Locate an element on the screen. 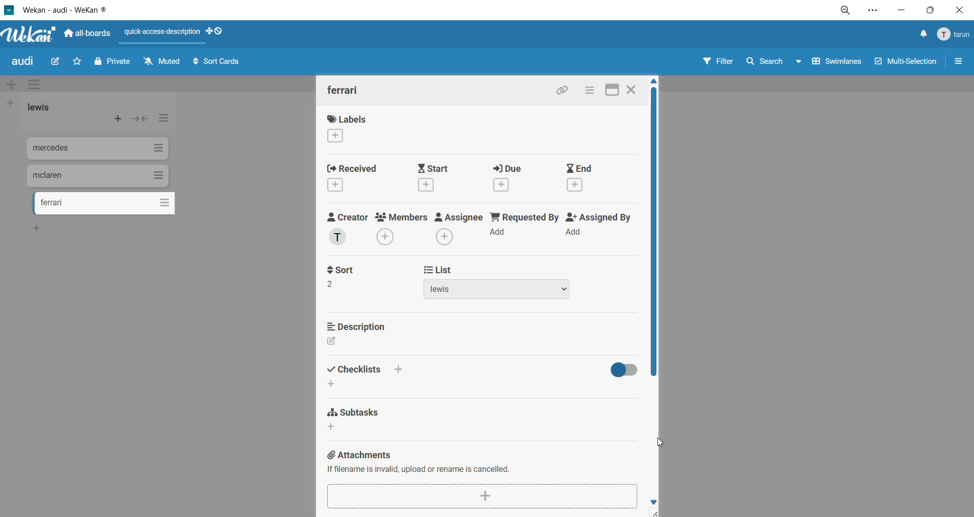  notifications is located at coordinates (923, 35).